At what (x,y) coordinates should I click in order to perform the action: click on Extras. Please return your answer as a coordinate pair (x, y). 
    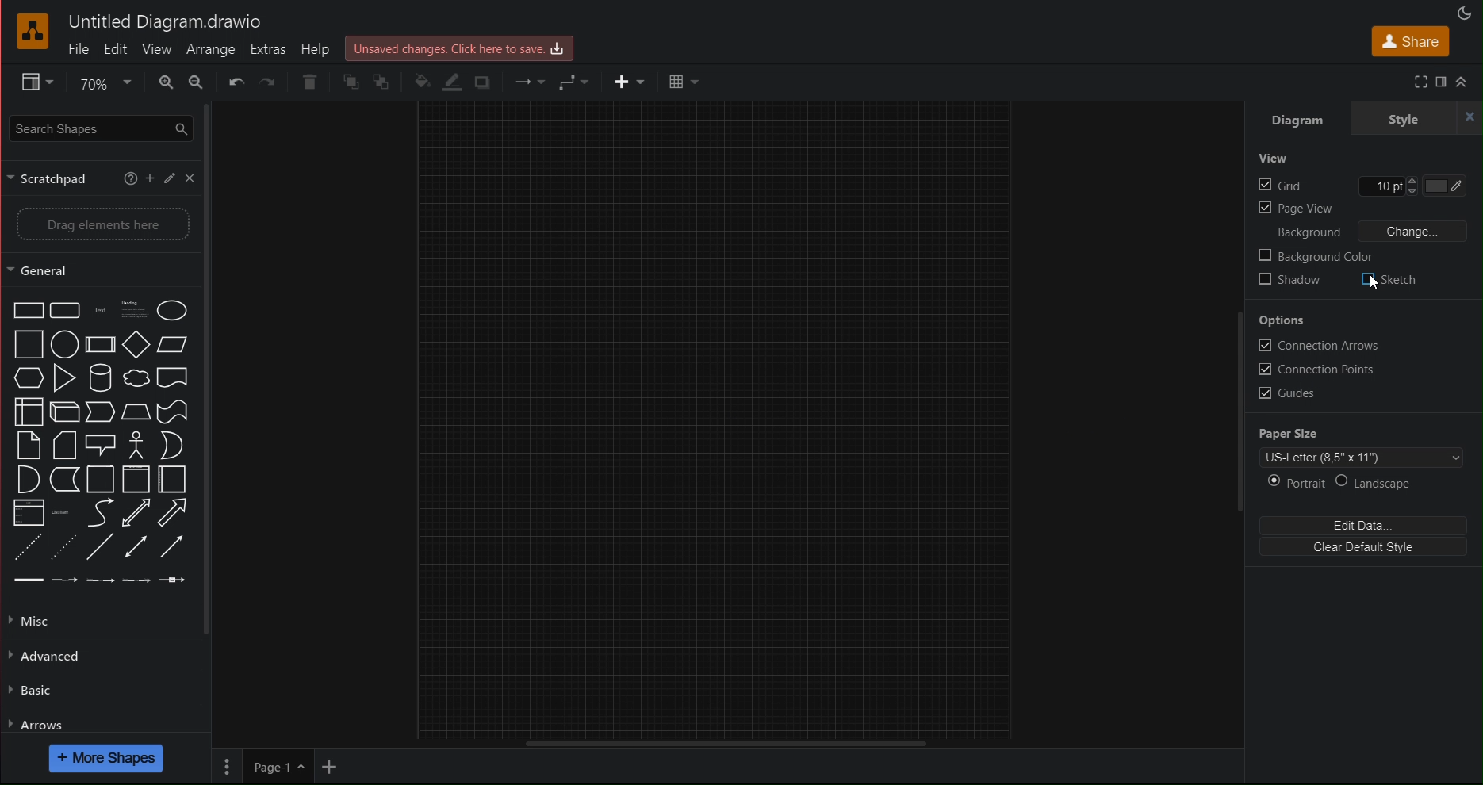
    Looking at the image, I should click on (270, 49).